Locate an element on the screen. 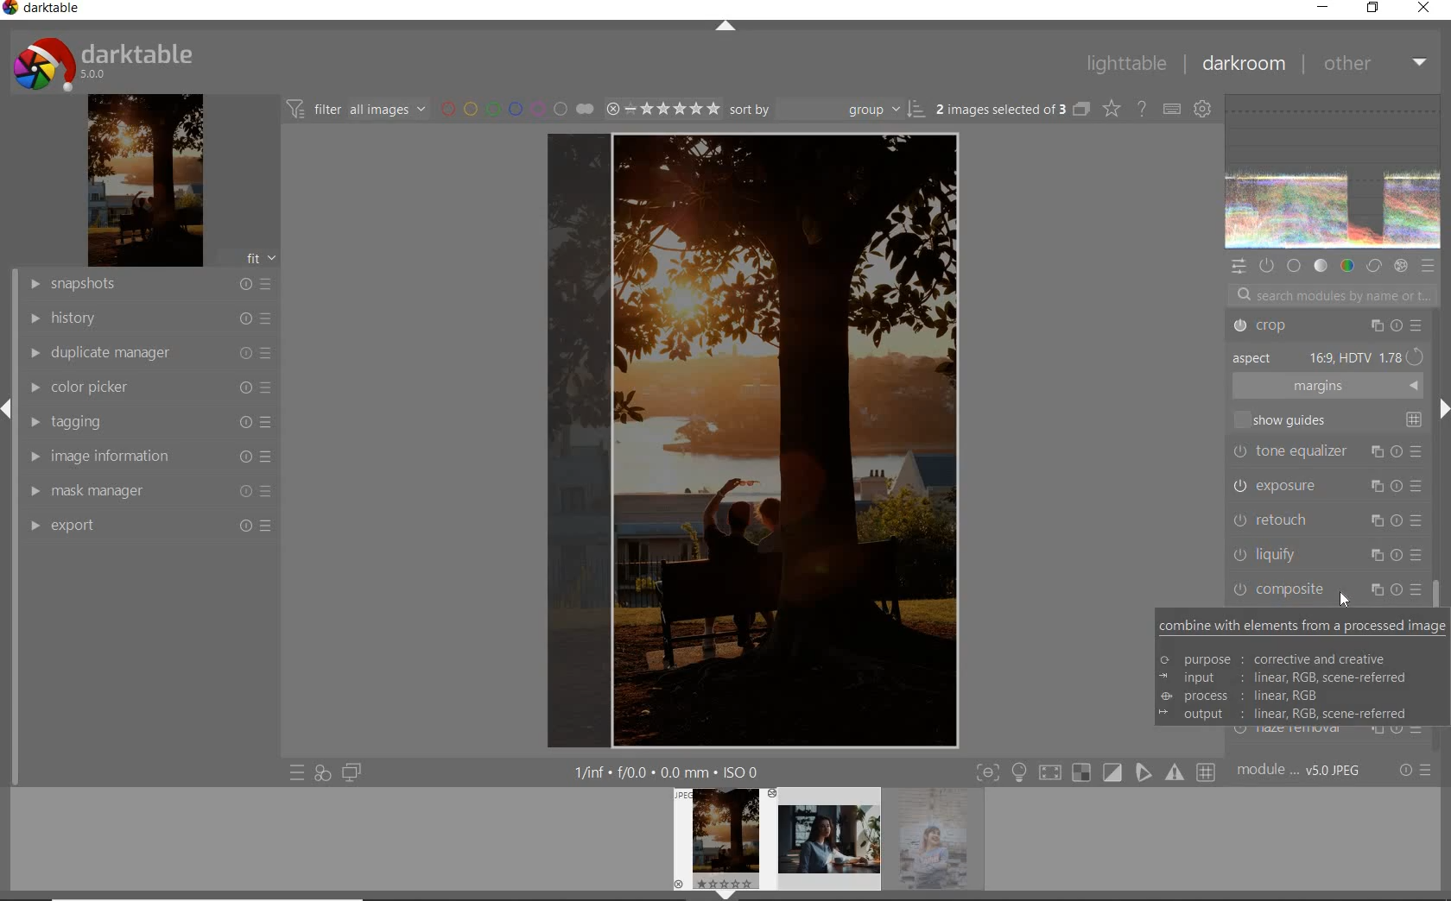 Image resolution: width=1451 pixels, height=901 pixels. filter by image color label is located at coordinates (514, 108).